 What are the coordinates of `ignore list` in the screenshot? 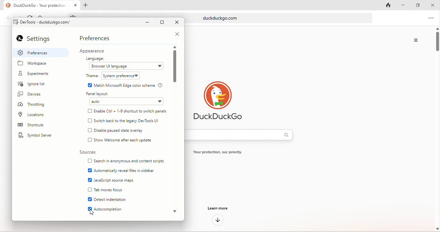 It's located at (36, 85).